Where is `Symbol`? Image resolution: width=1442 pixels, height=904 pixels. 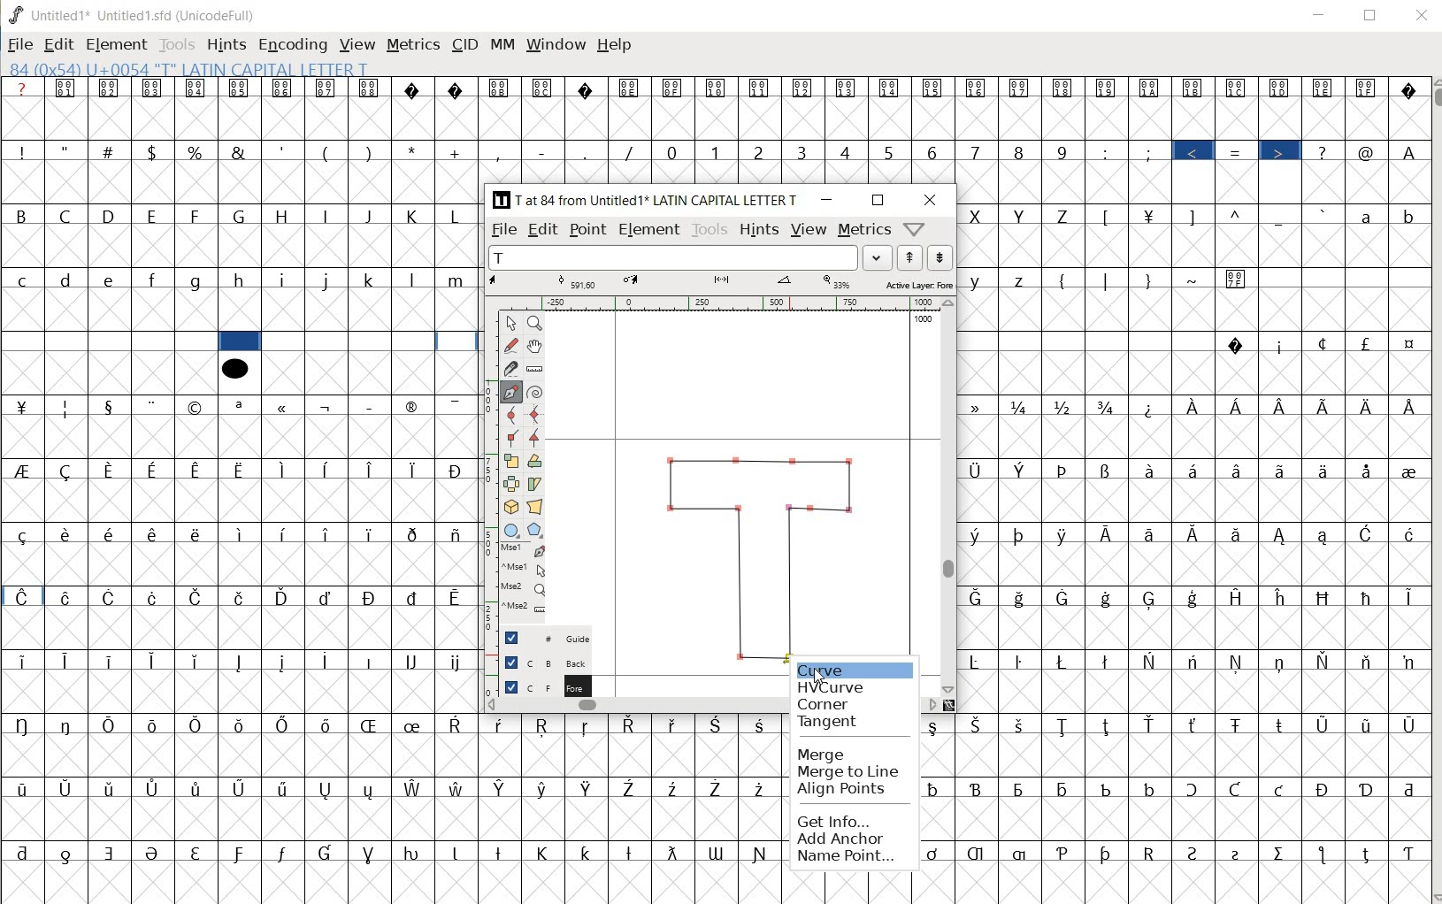
Symbol is located at coordinates (1023, 725).